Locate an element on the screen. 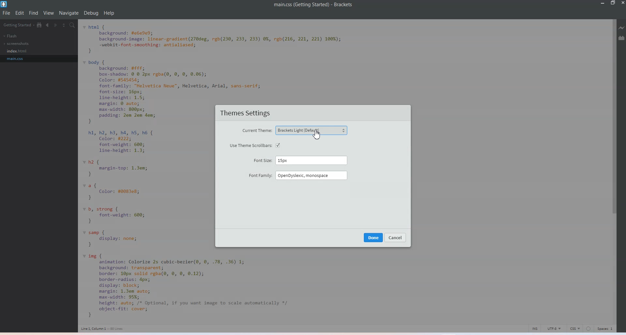 Image resolution: width=626 pixels, height=335 pixels. Use Theme Scrollbar is located at coordinates (255, 145).